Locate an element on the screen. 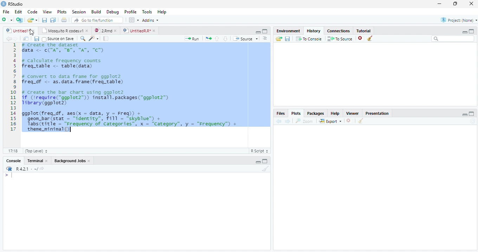  Help  is located at coordinates (337, 114).